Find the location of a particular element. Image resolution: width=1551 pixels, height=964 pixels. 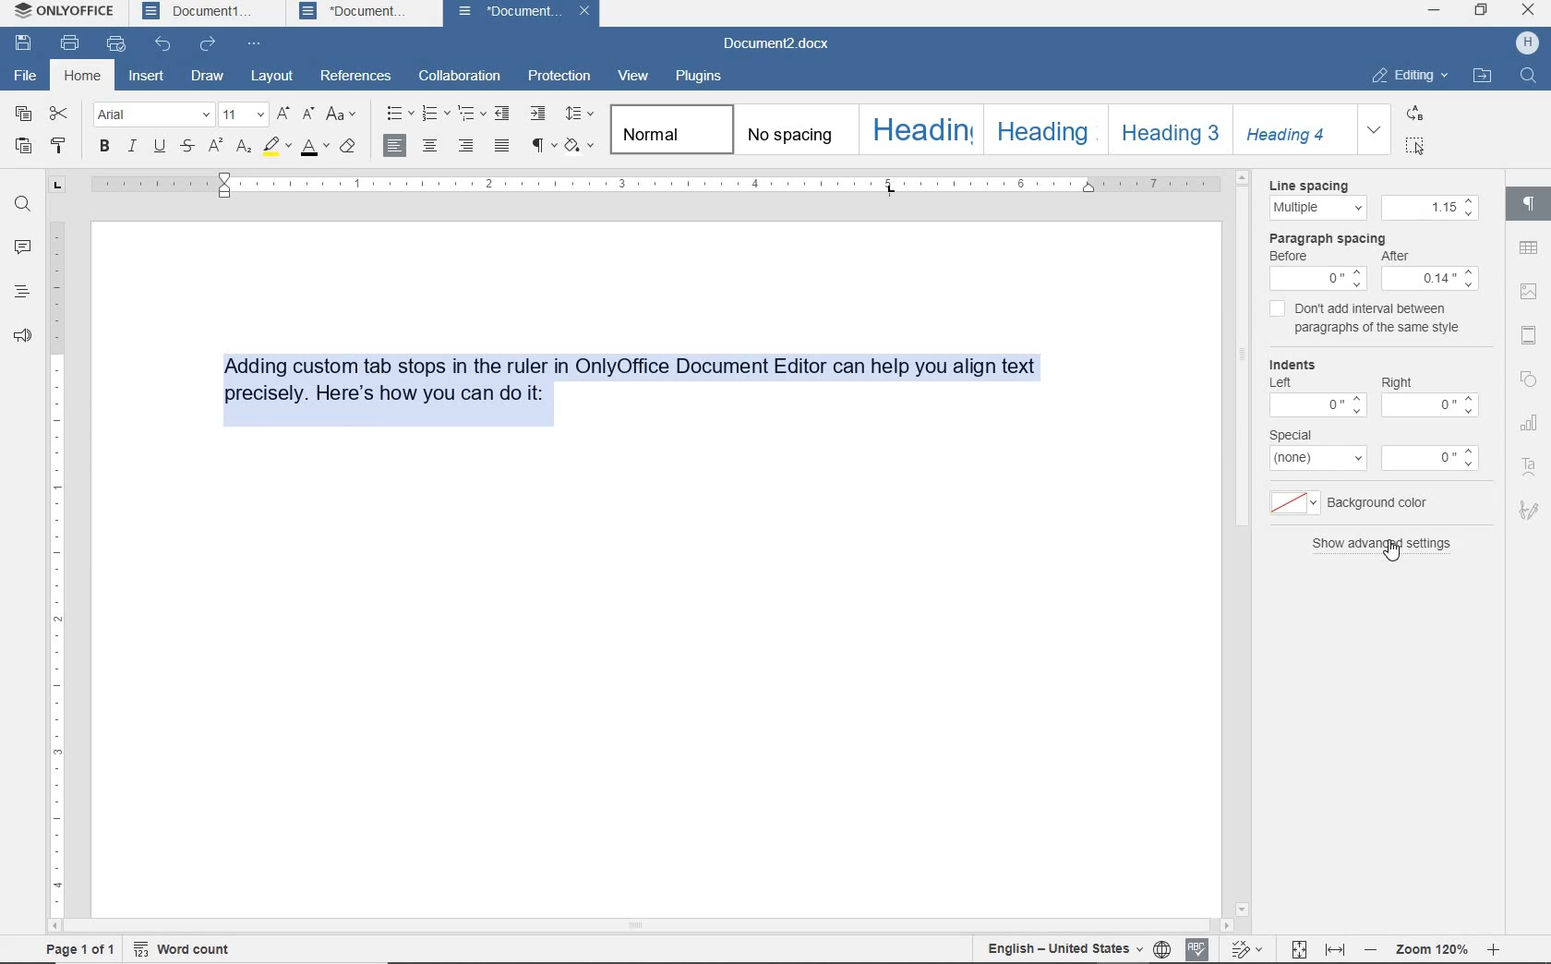

background color is located at coordinates (1381, 501).